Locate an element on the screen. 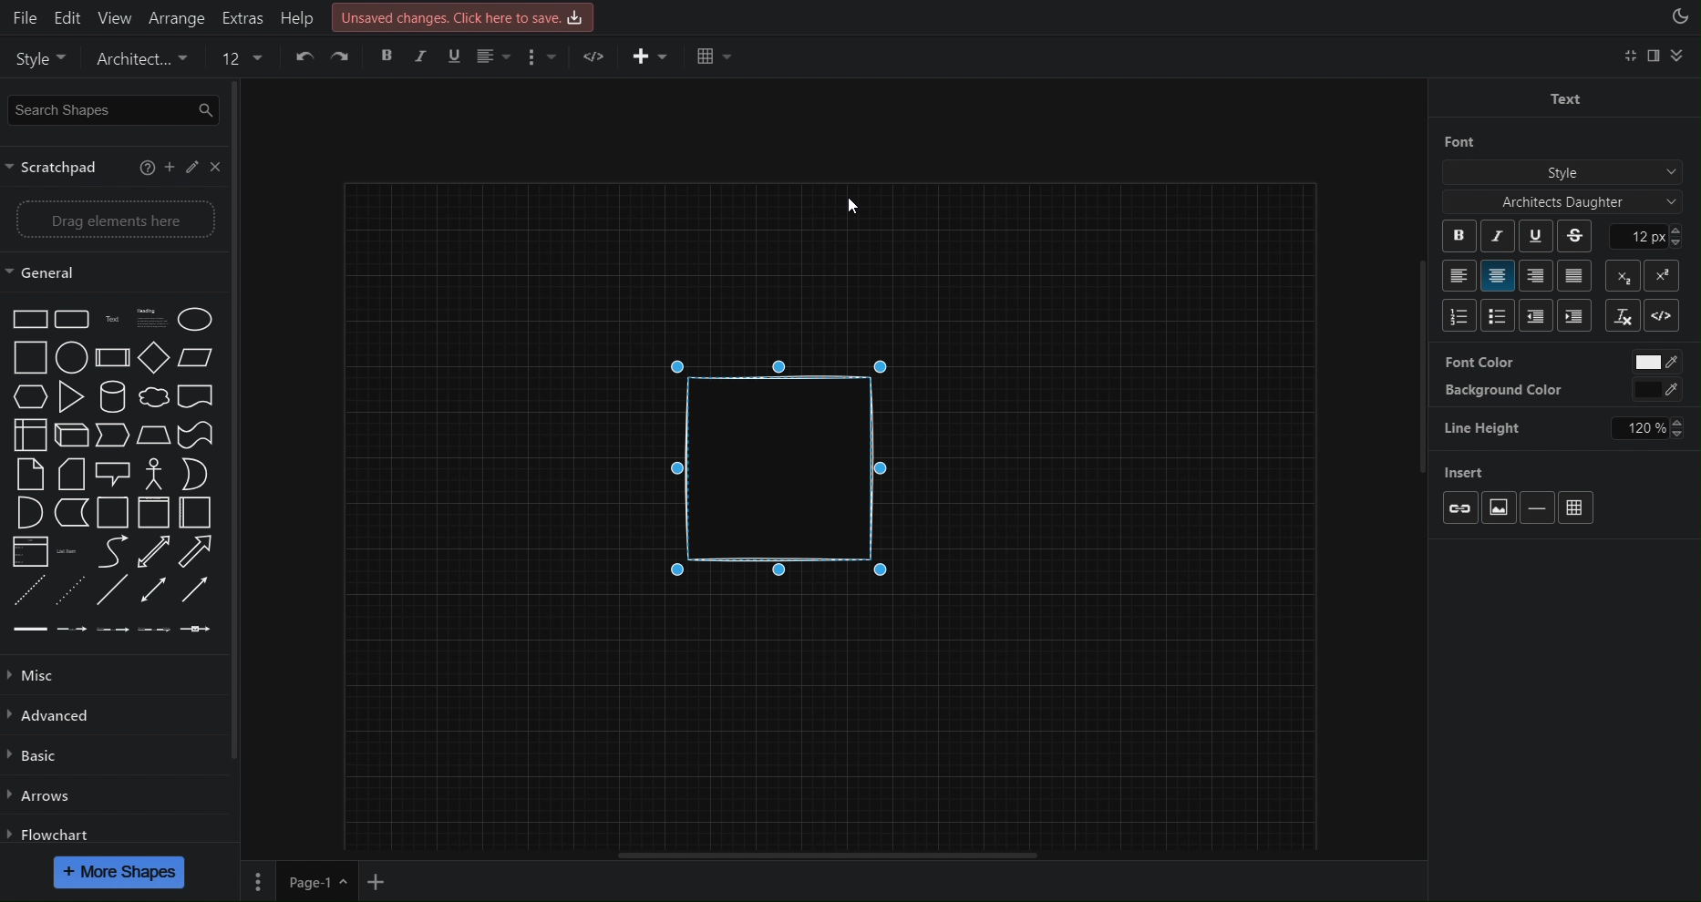  View is located at coordinates (32, 56).